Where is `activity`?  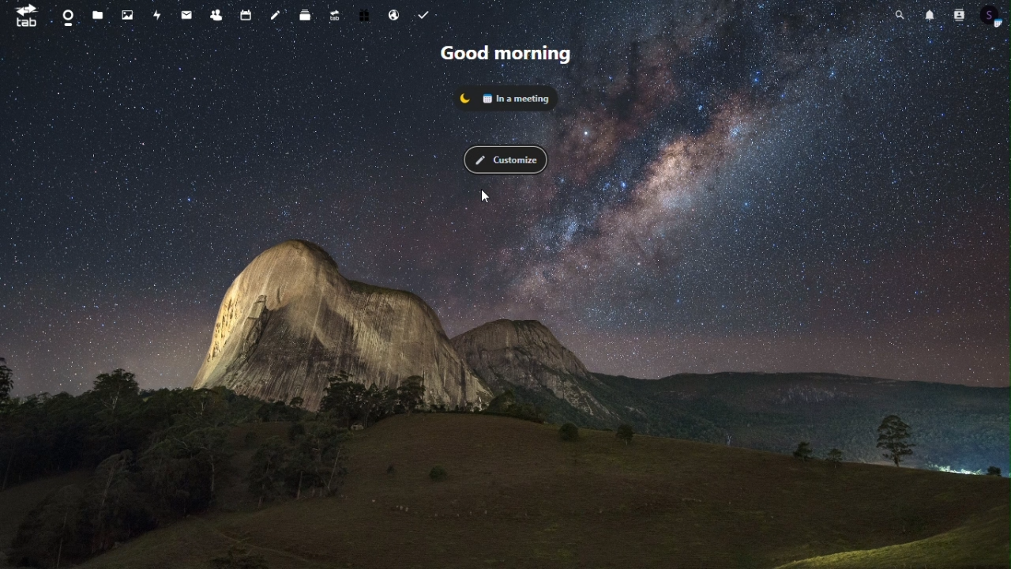
activity is located at coordinates (158, 17).